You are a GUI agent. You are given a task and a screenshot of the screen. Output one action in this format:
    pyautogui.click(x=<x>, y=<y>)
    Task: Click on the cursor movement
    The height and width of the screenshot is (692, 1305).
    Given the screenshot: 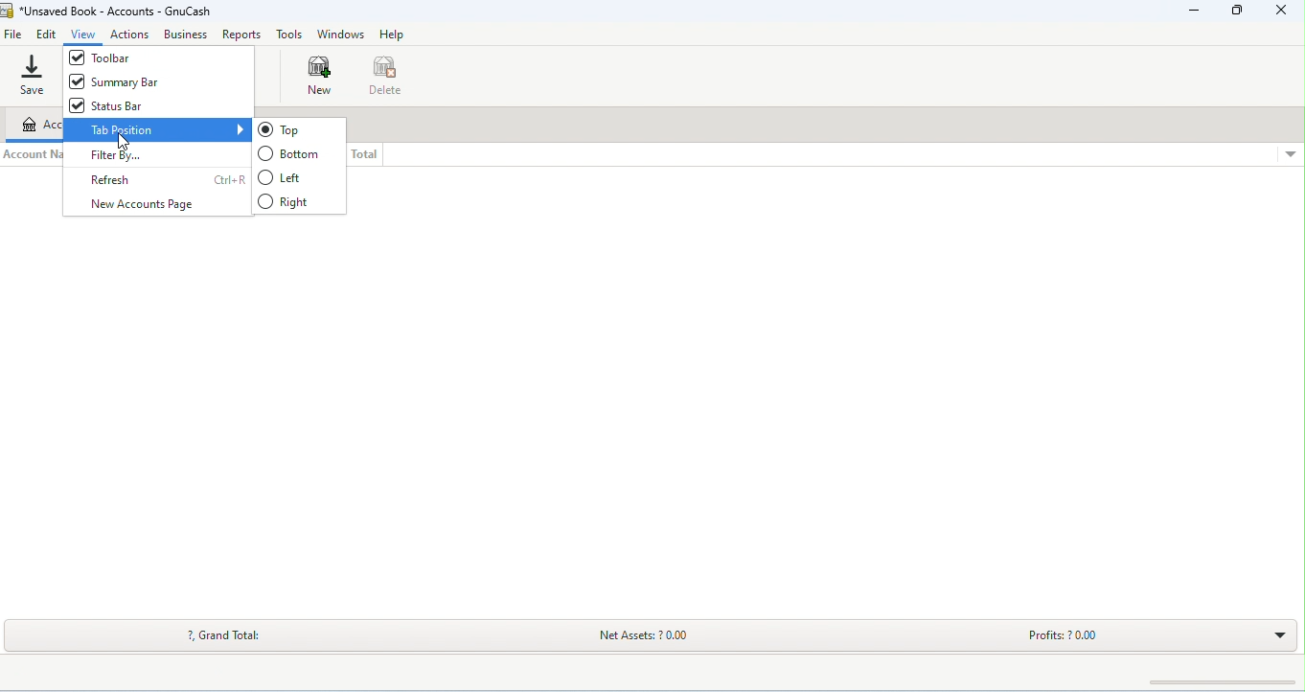 What is the action you would take?
    pyautogui.click(x=125, y=144)
    